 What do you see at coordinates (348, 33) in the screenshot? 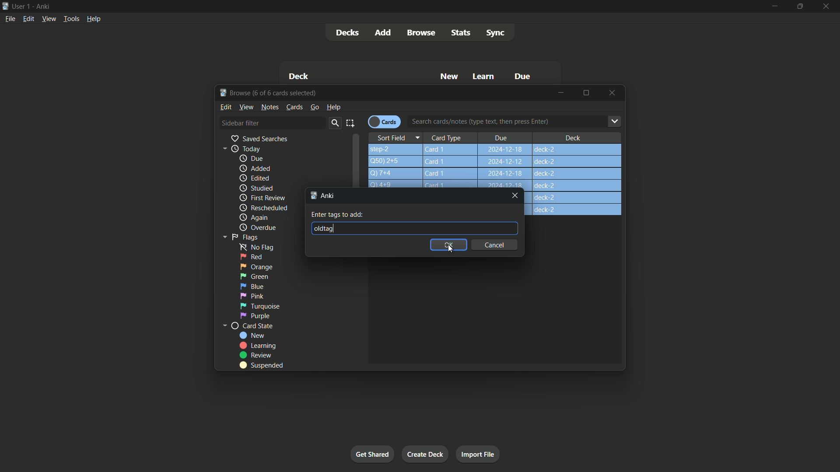
I see `Decks` at bounding box center [348, 33].